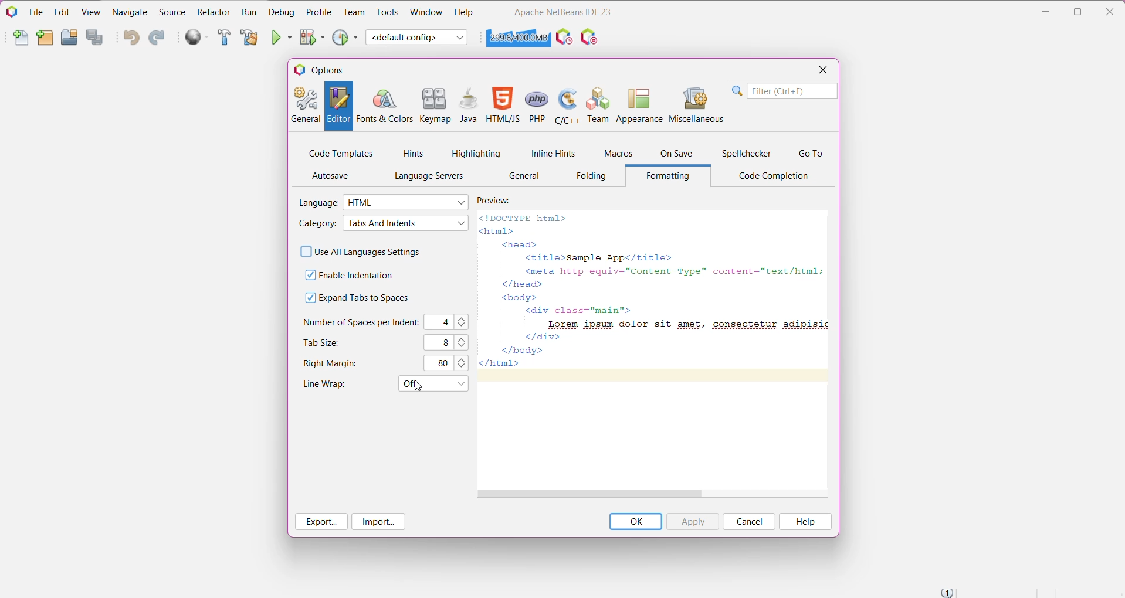 This screenshot has width=1125, height=598. What do you see at coordinates (536, 337) in the screenshot?
I see `</div>` at bounding box center [536, 337].